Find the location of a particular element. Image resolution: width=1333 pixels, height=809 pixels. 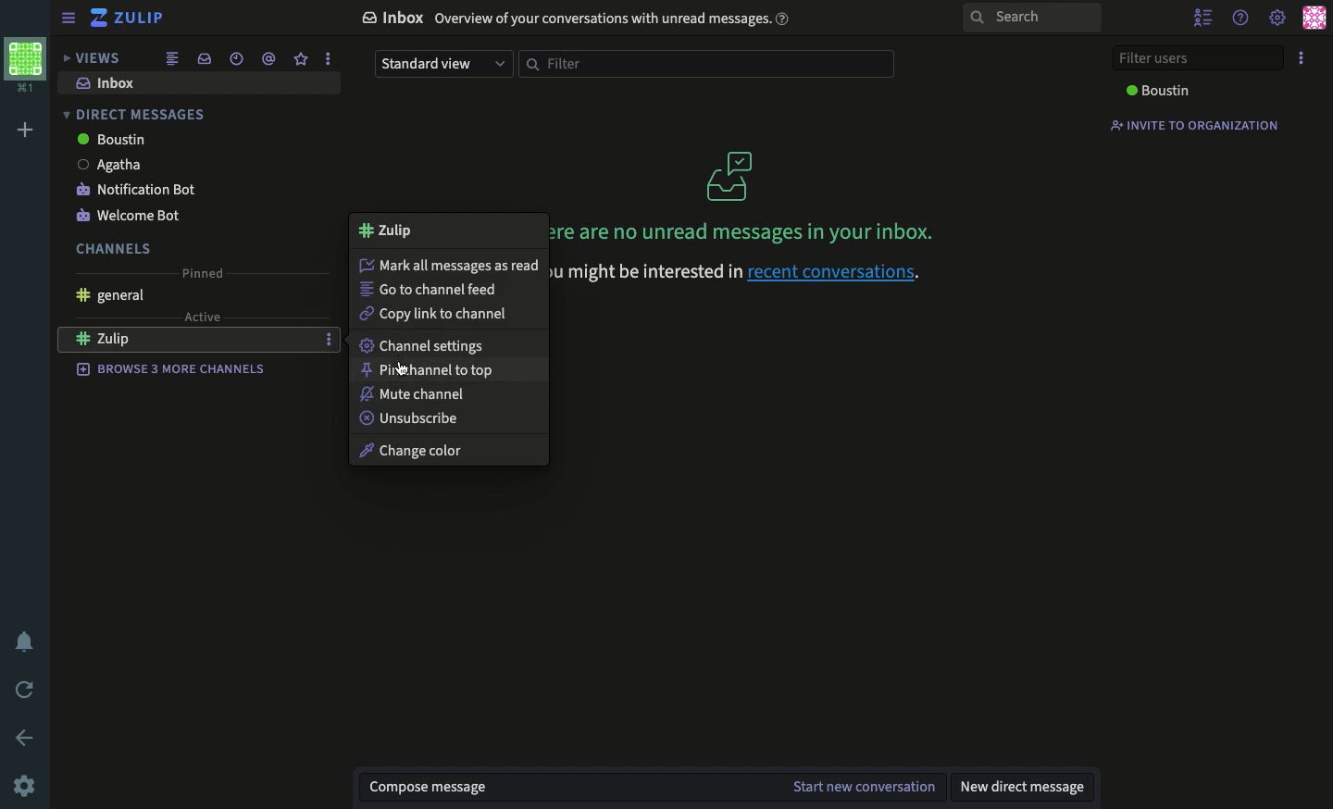

help is located at coordinates (1240, 19).